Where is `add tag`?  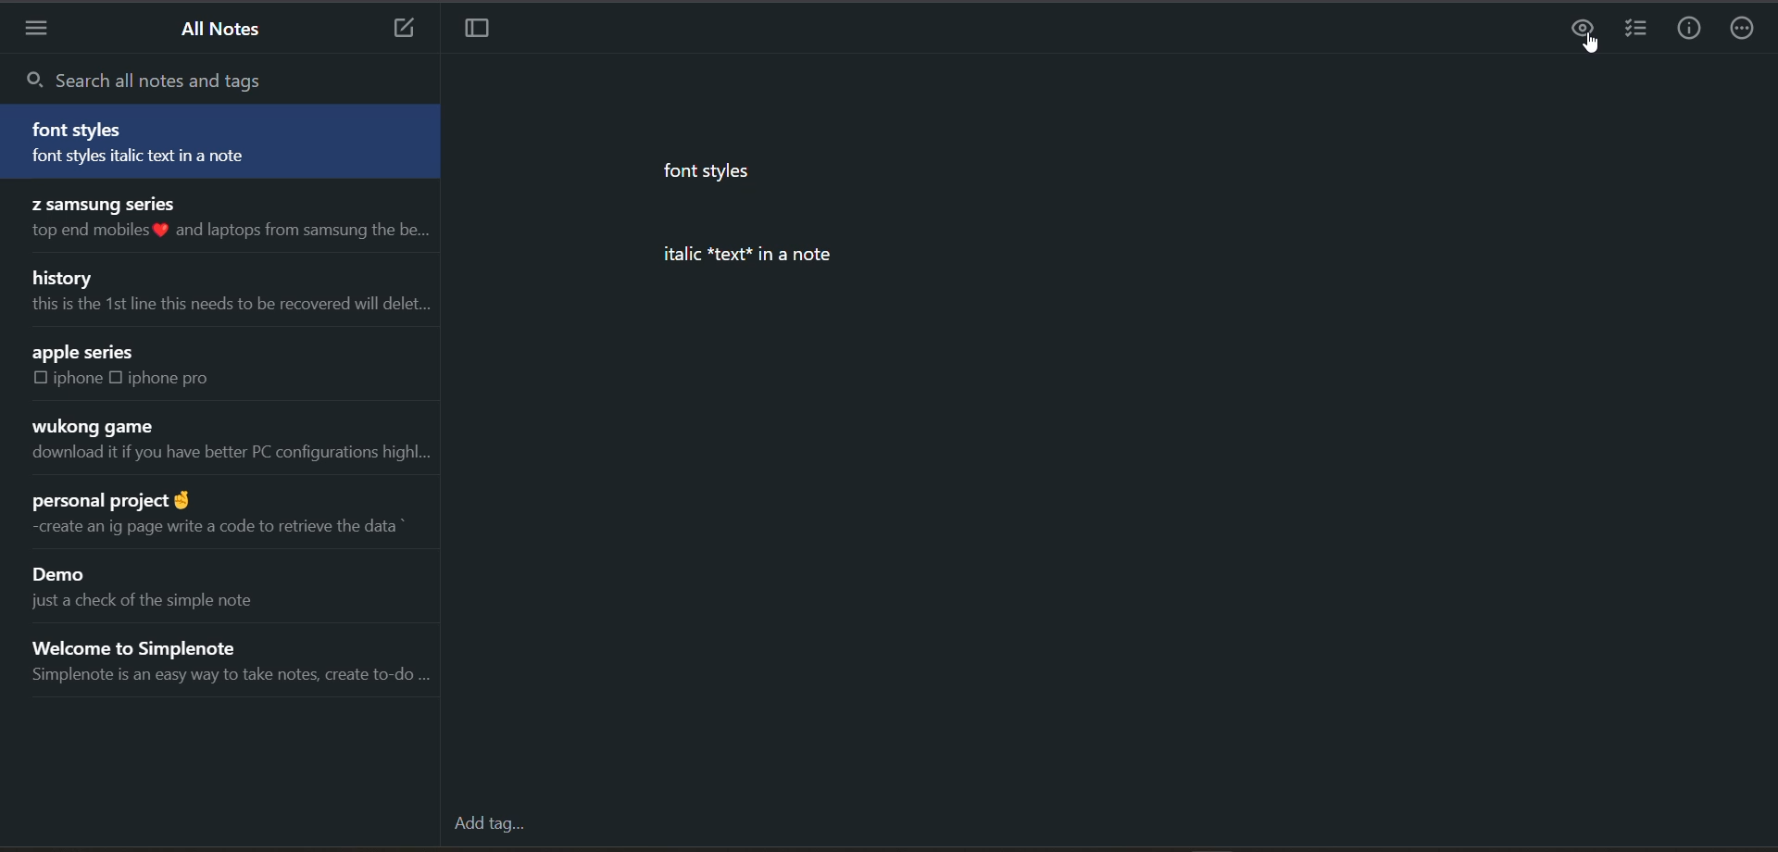
add tag is located at coordinates (492, 822).